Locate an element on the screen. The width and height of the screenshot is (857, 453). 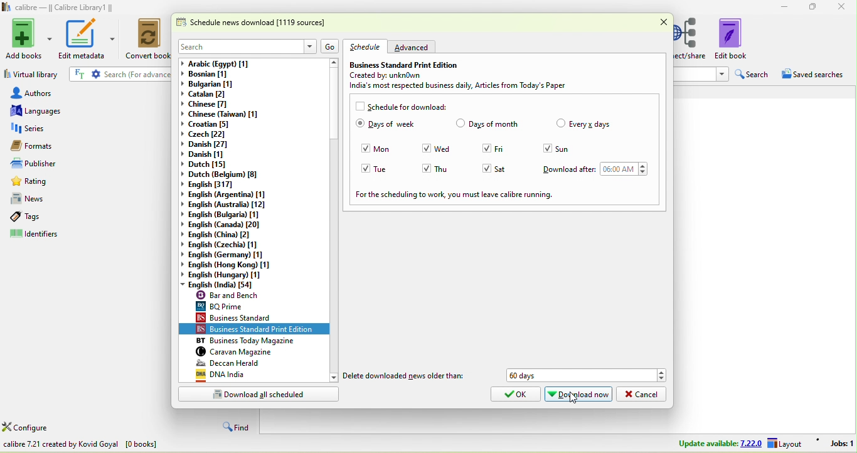
authors is located at coordinates (88, 92).